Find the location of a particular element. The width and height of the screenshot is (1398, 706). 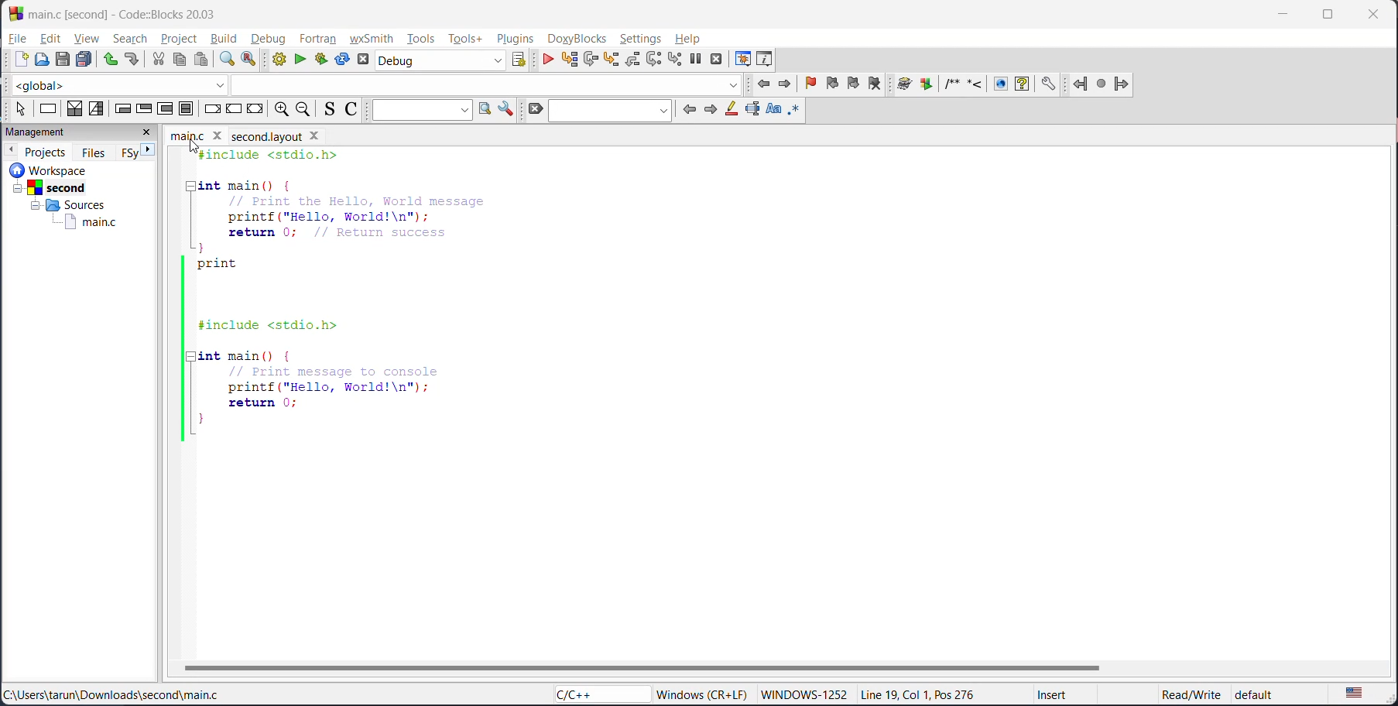

copy is located at coordinates (178, 60).